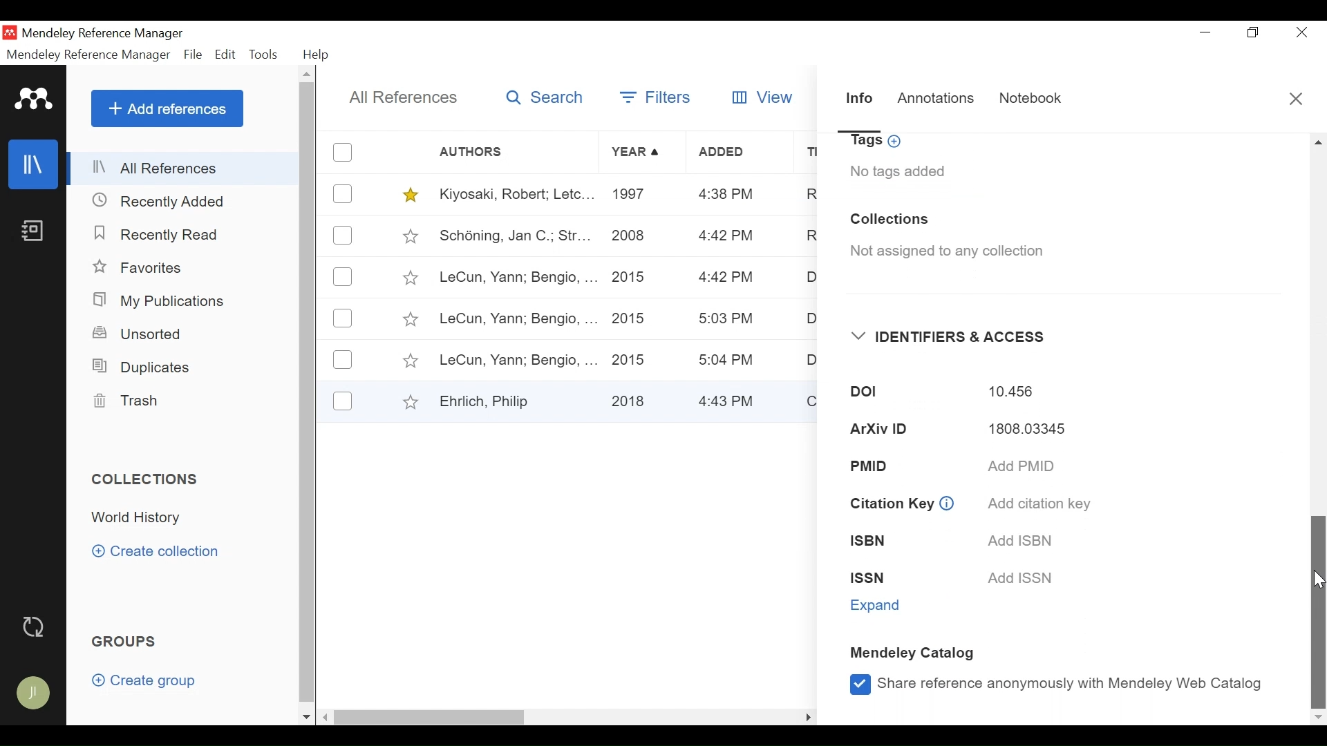  Describe the element at coordinates (1055, 683) in the screenshot. I see `Select Share reference anonymously with Mendeley Web Catalog` at that location.